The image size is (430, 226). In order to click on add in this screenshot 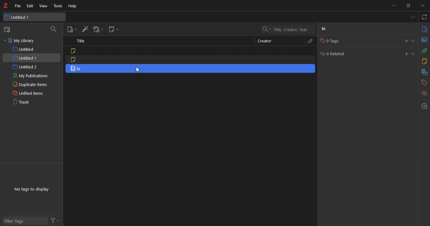, I will do `click(406, 54)`.